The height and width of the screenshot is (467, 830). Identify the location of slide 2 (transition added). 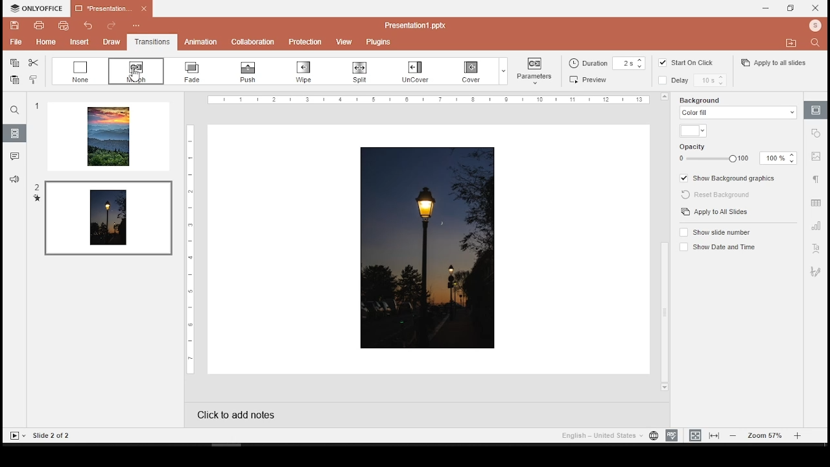
(104, 218).